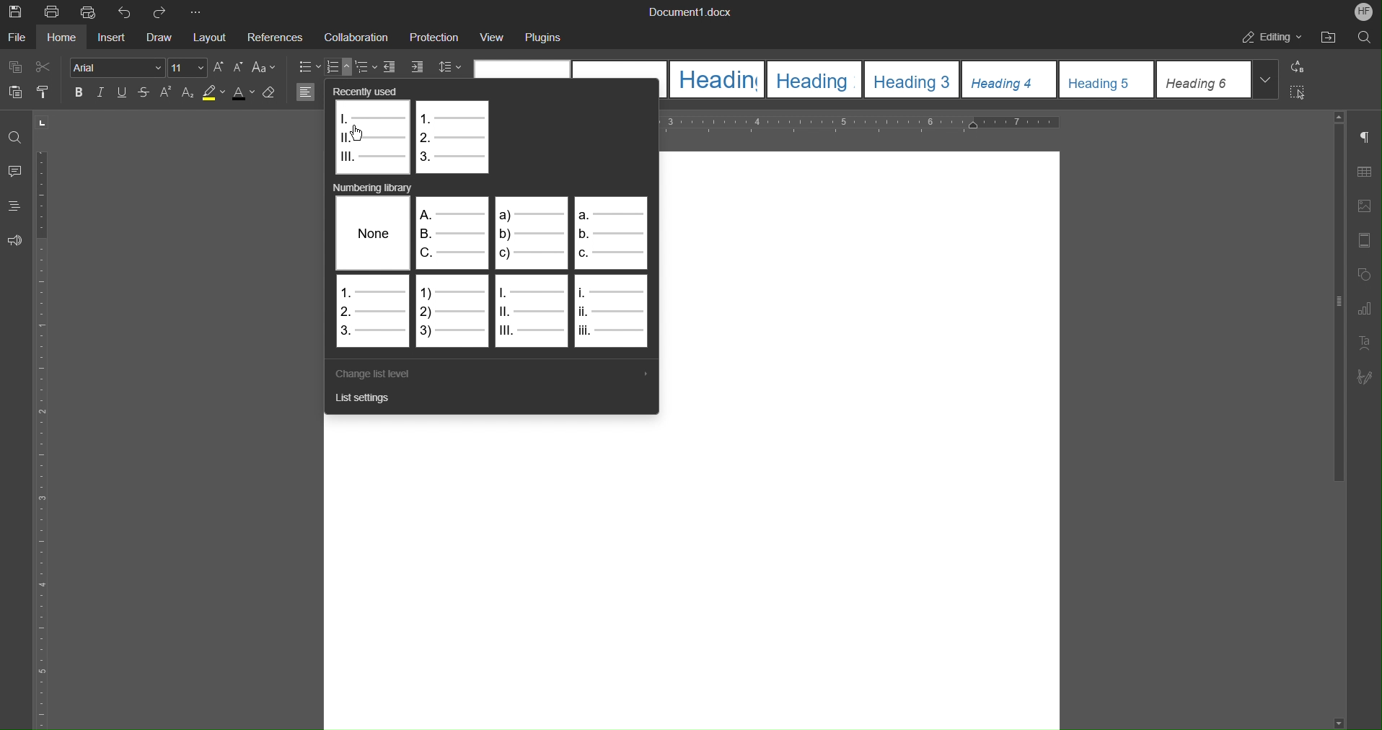 This screenshot has width=1382, height=730. What do you see at coordinates (415, 68) in the screenshot?
I see `Increase Indent` at bounding box center [415, 68].